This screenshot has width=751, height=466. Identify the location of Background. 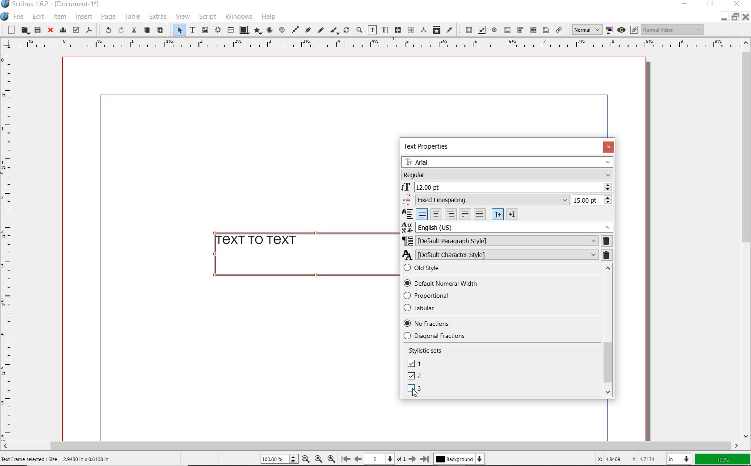
(460, 460).